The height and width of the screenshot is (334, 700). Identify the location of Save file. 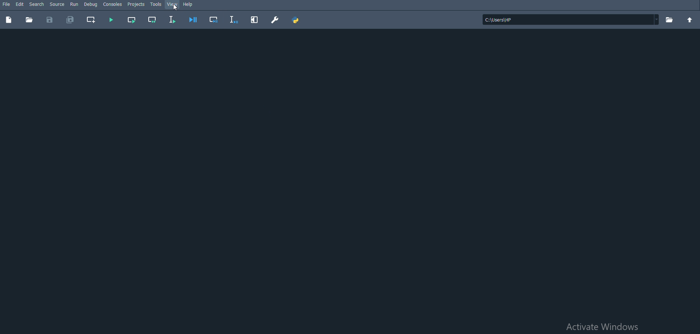
(49, 19).